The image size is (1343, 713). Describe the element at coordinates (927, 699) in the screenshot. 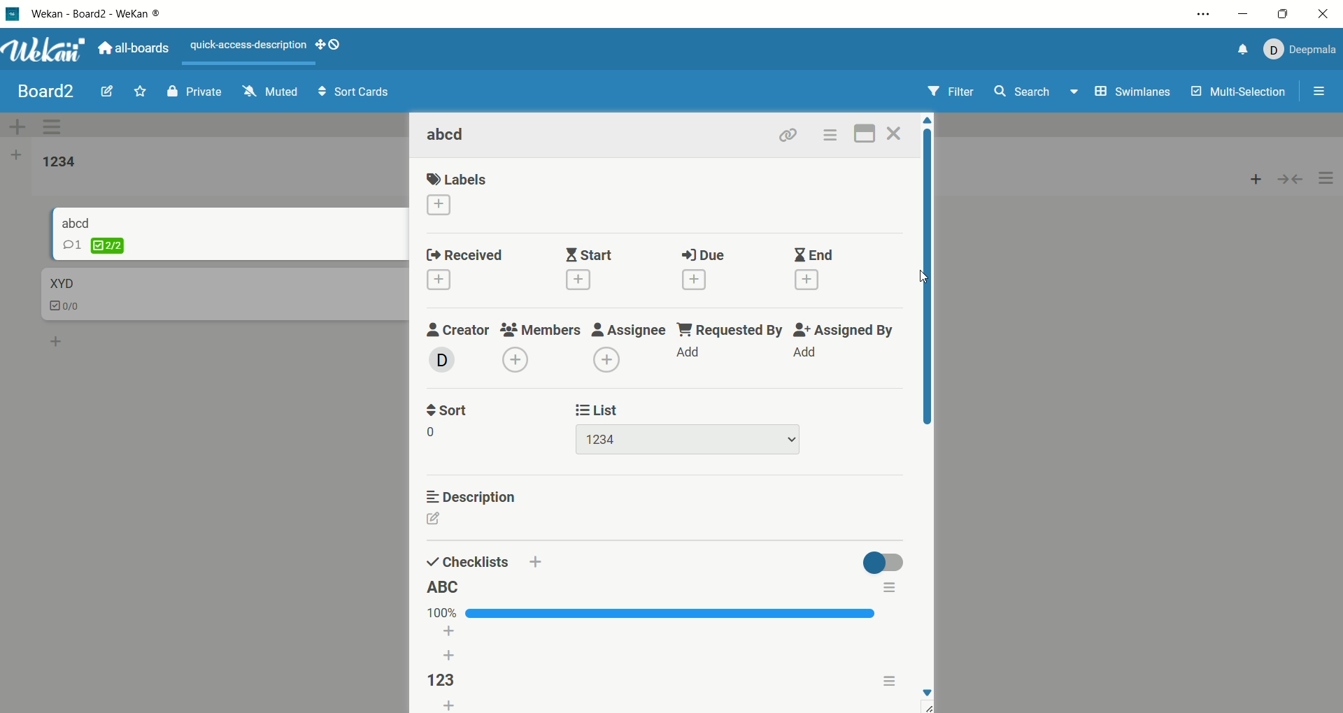

I see `down` at that location.